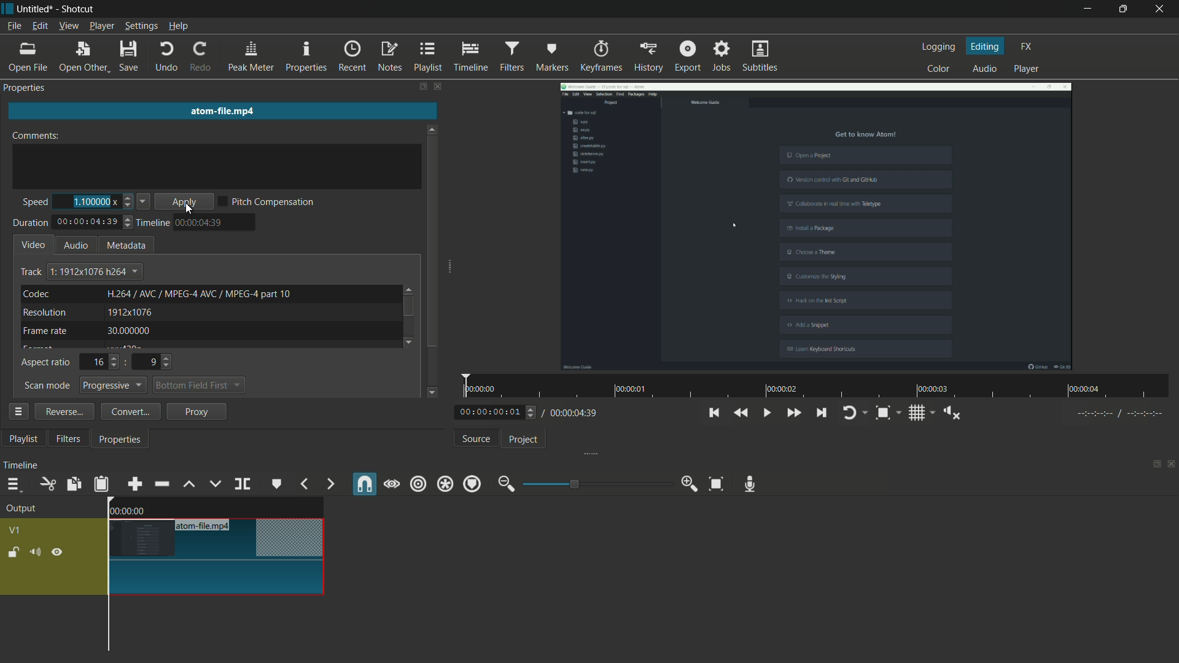  Describe the element at coordinates (750, 485) in the screenshot. I see `record audio` at that location.